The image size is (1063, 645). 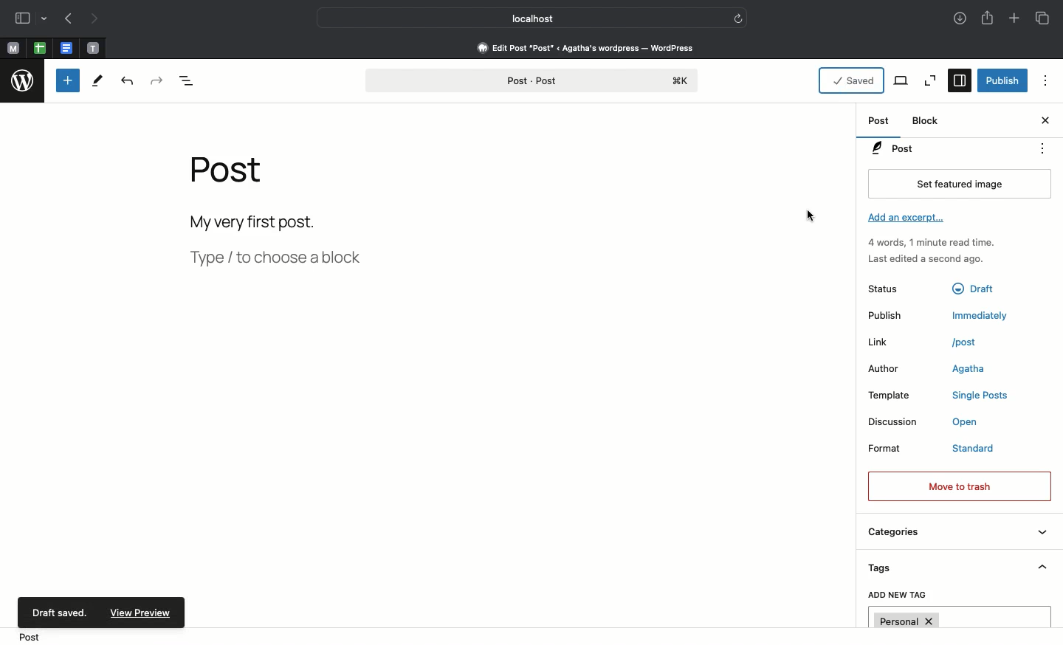 What do you see at coordinates (968, 370) in the screenshot?
I see `Agatha` at bounding box center [968, 370].